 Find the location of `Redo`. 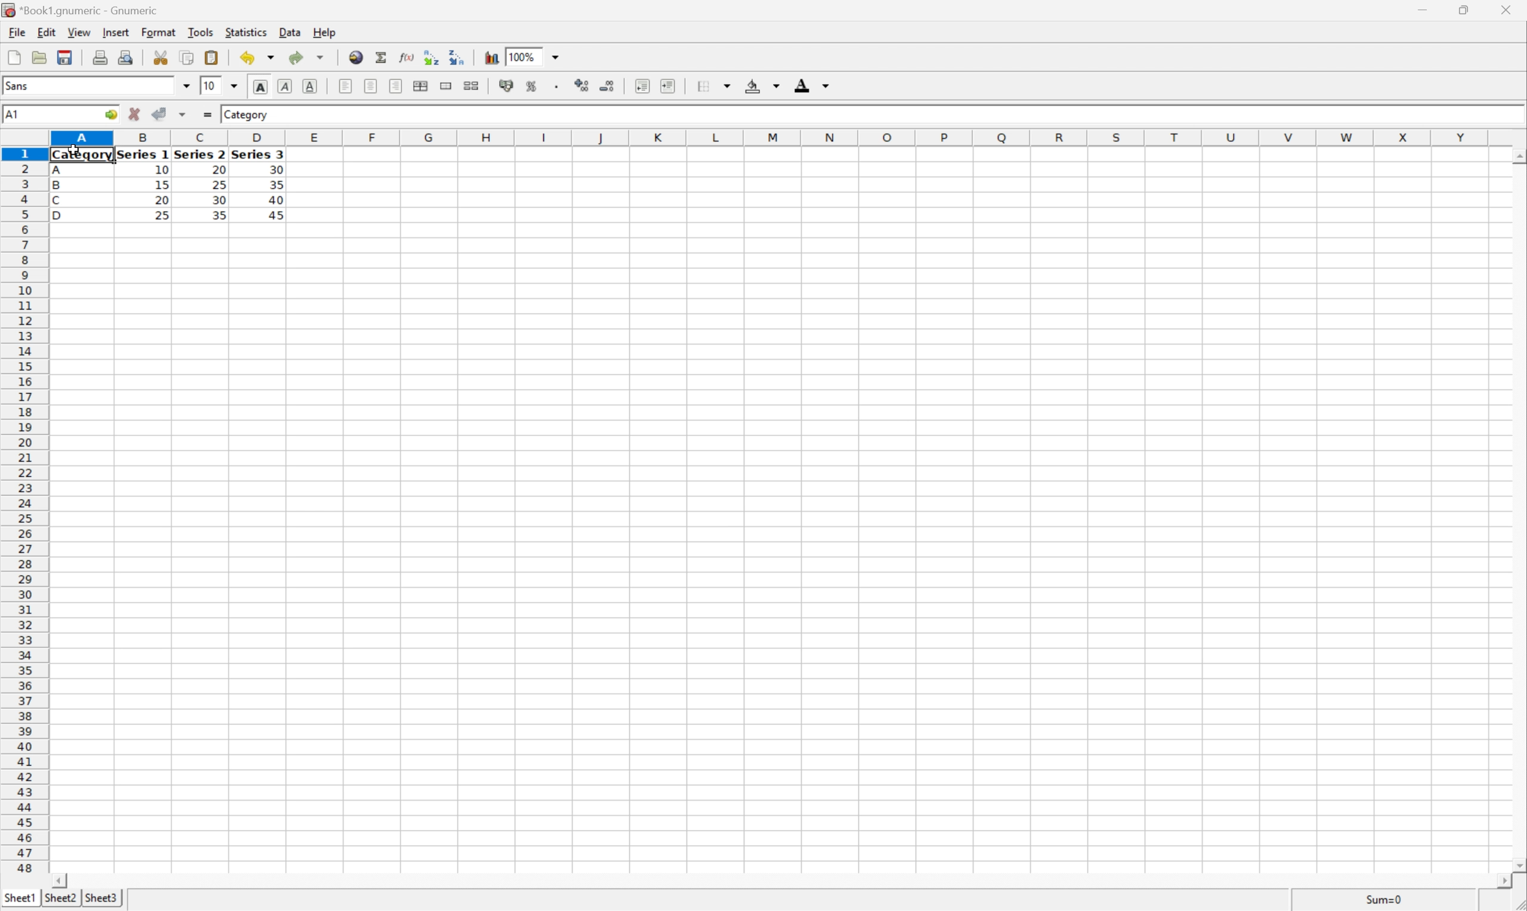

Redo is located at coordinates (305, 56).